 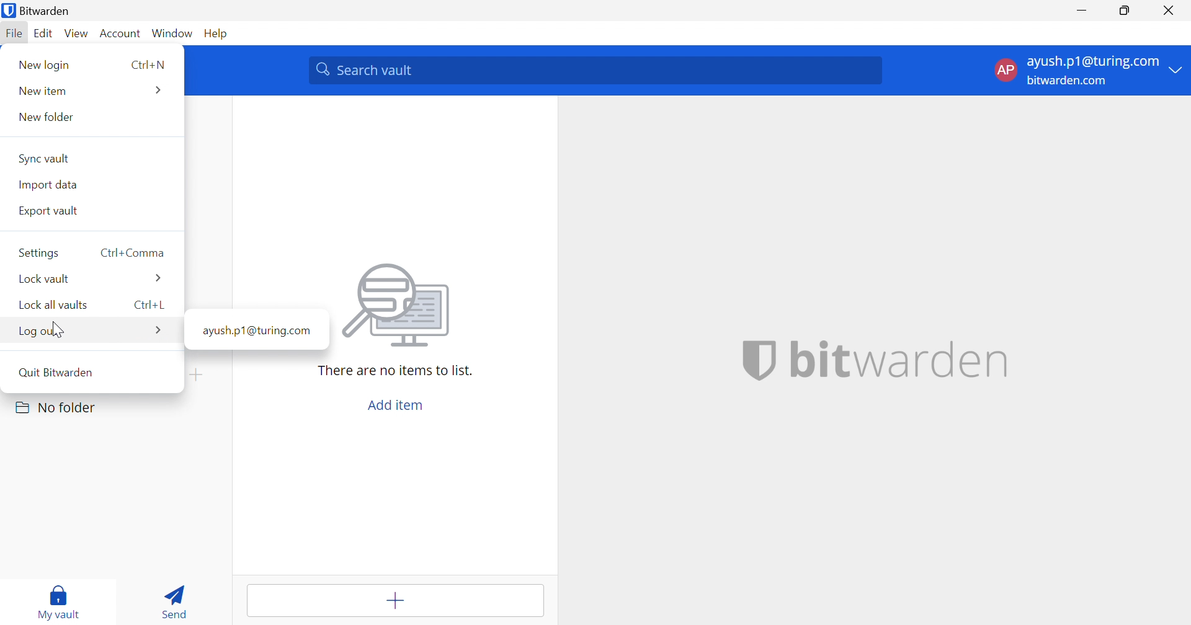 I want to click on No folder, so click(x=58, y=407).